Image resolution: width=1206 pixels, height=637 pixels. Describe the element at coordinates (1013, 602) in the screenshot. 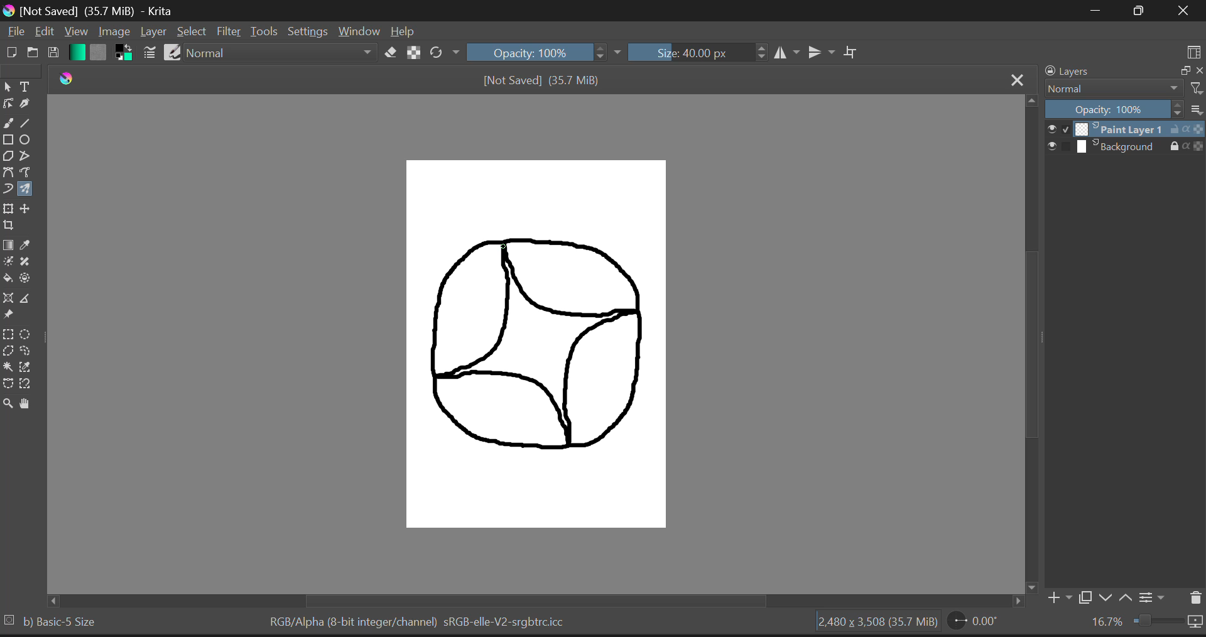

I see `` at that location.